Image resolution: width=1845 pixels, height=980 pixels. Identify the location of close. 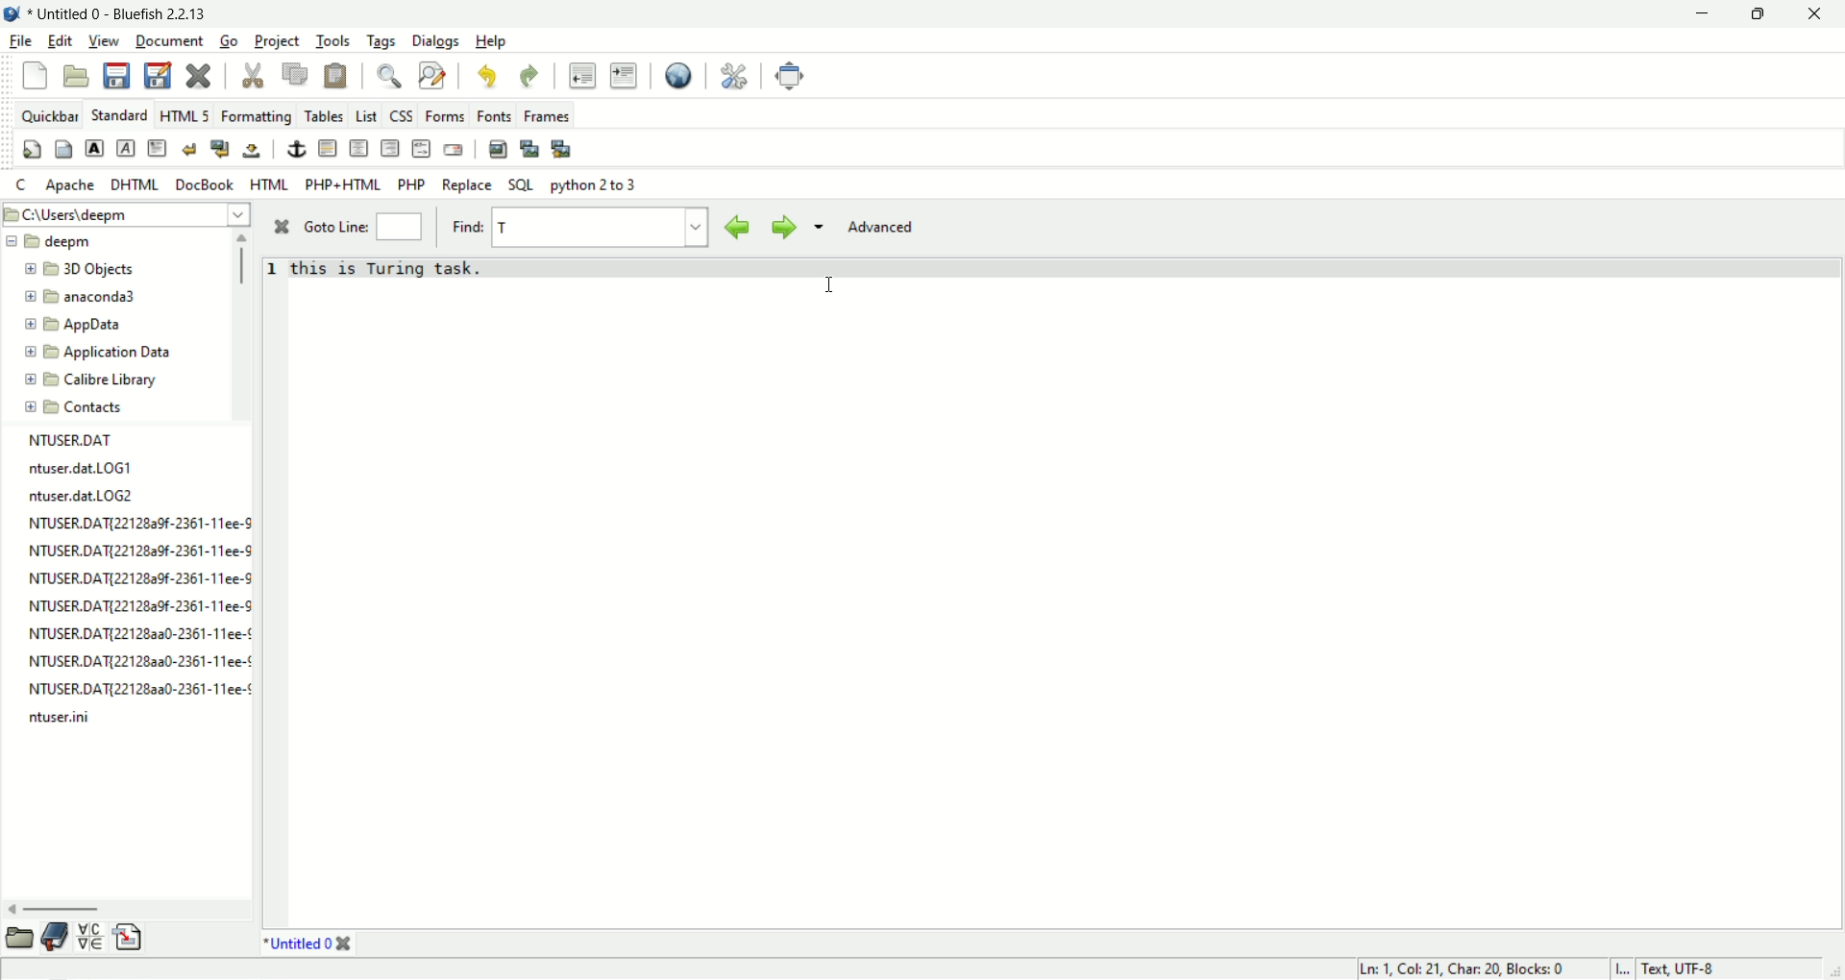
(201, 78).